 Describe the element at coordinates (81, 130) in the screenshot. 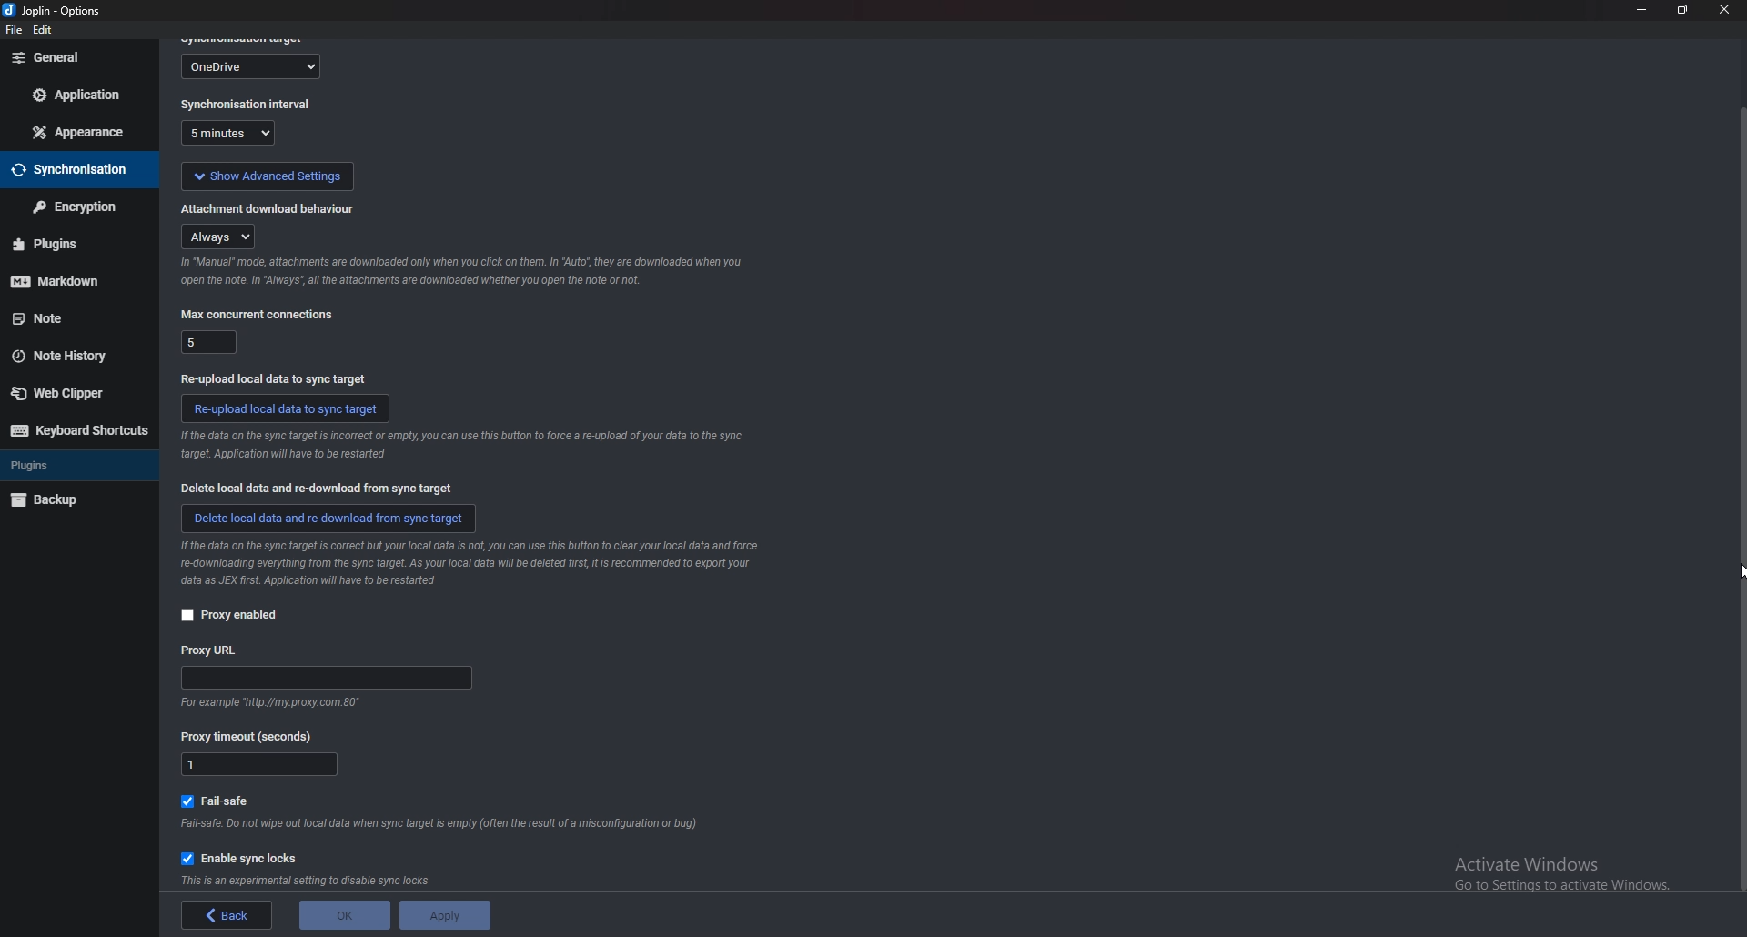

I see `appearance` at that location.